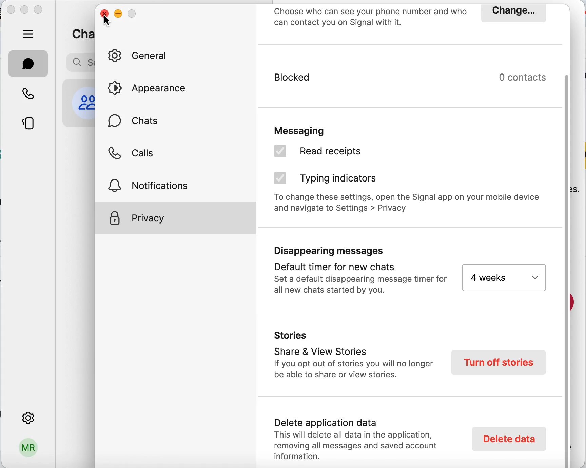 The image size is (586, 468). I want to click on messaging, so click(320, 128).